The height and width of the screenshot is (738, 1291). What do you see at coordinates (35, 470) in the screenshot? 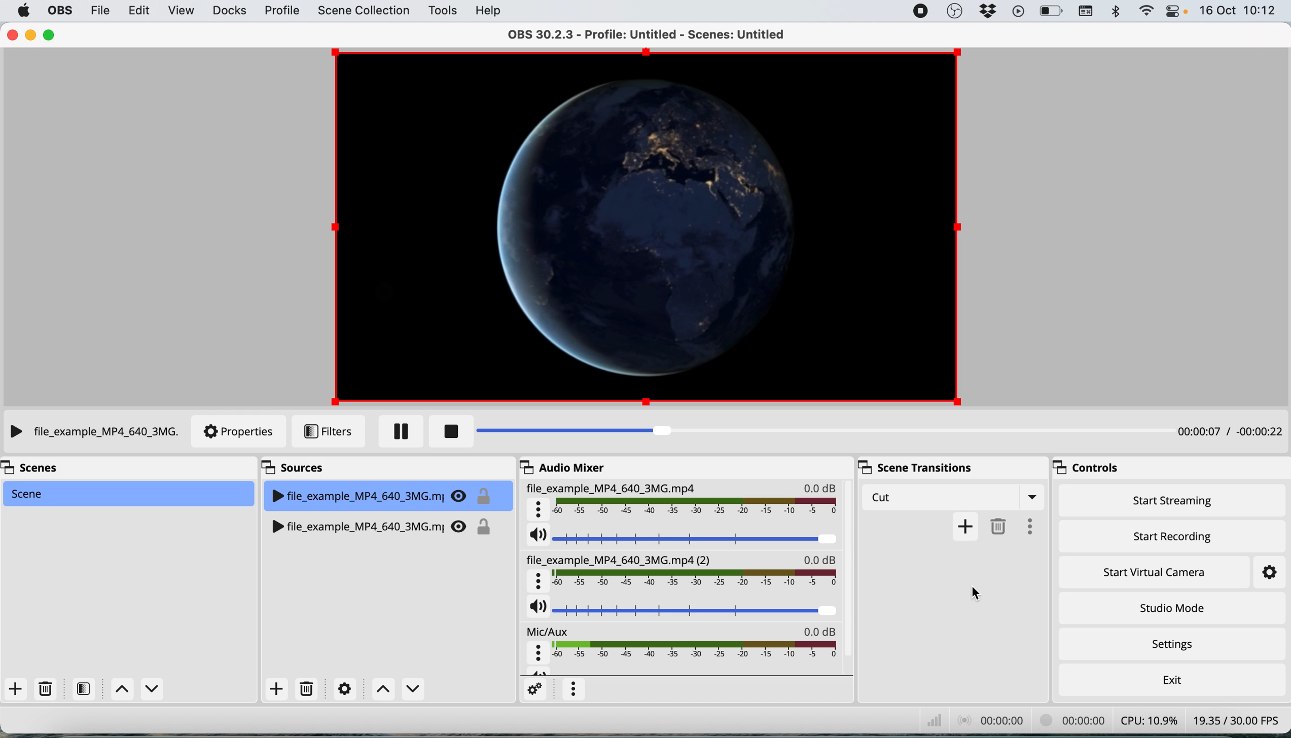
I see `scenes` at bounding box center [35, 470].